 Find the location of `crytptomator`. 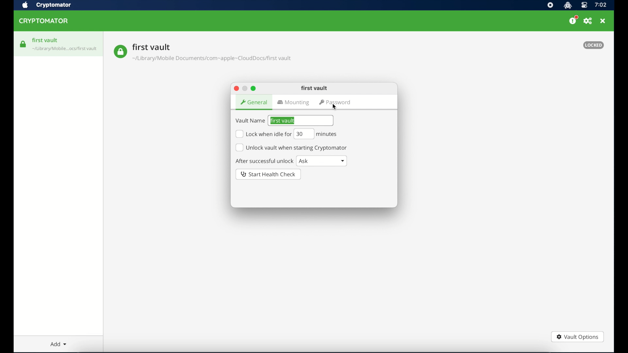

crytptomator is located at coordinates (53, 6).